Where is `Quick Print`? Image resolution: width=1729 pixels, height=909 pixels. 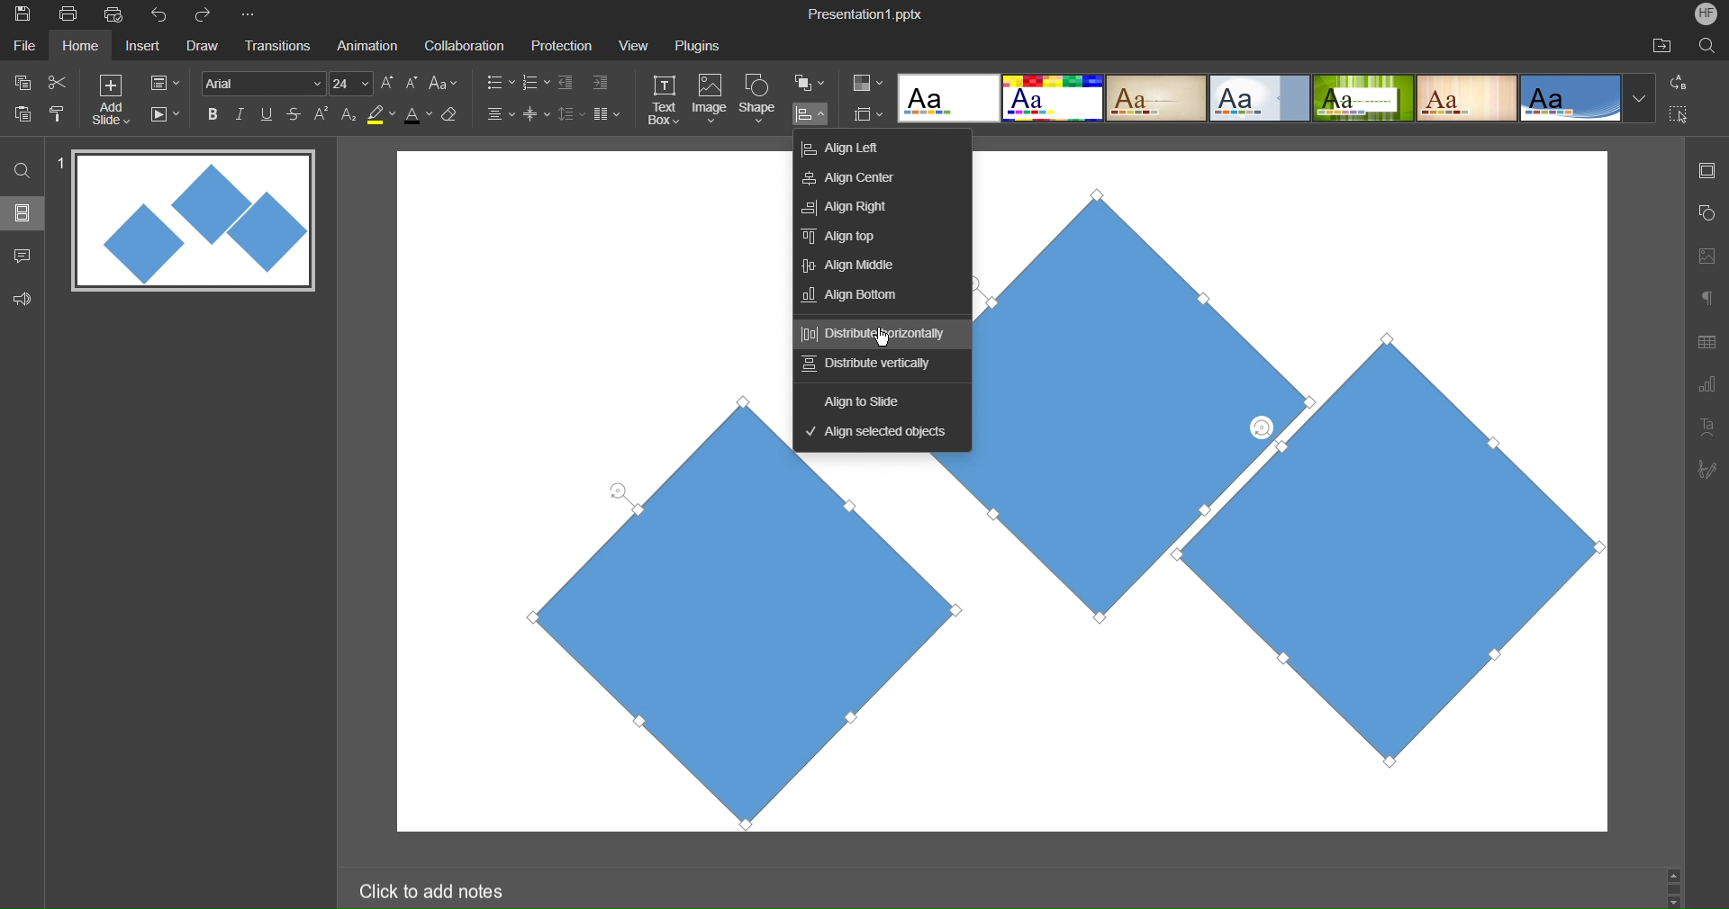
Quick Print is located at coordinates (116, 14).